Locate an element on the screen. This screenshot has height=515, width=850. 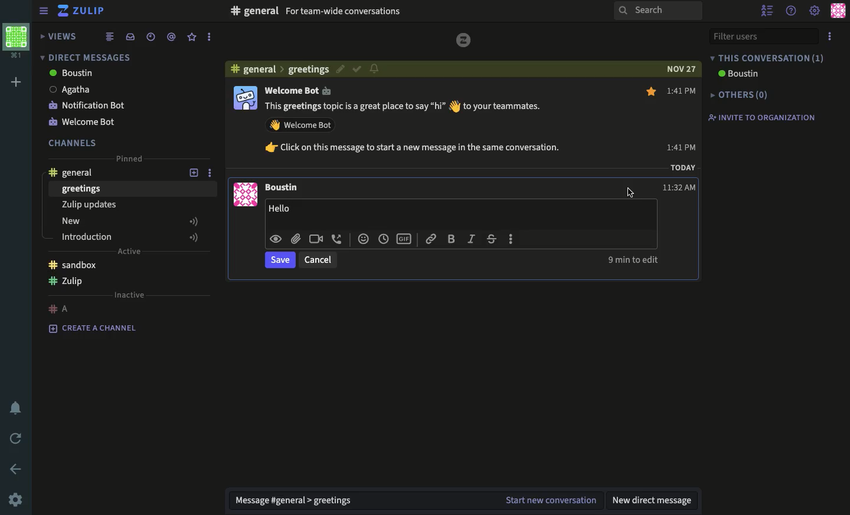
favorite is located at coordinates (192, 37).